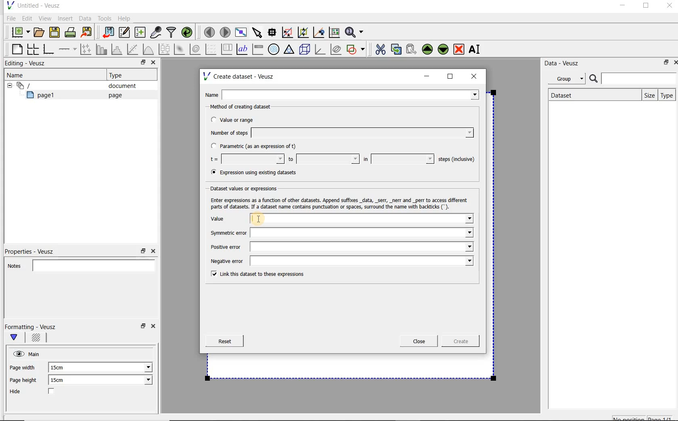 Image resolution: width=678 pixels, height=421 pixels. What do you see at coordinates (444, 49) in the screenshot?
I see `Move the selected widget down` at bounding box center [444, 49].